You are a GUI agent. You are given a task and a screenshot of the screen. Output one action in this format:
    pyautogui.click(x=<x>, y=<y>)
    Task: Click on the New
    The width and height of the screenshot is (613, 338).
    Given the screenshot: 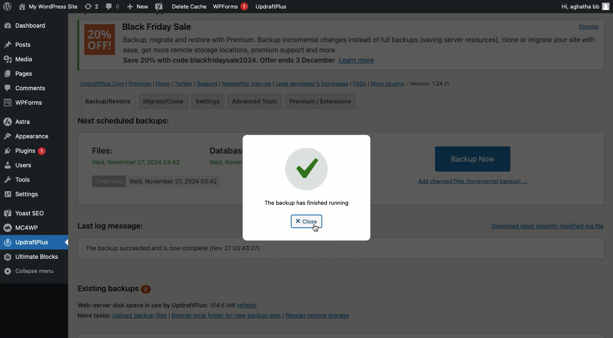 What is the action you would take?
    pyautogui.click(x=138, y=7)
    